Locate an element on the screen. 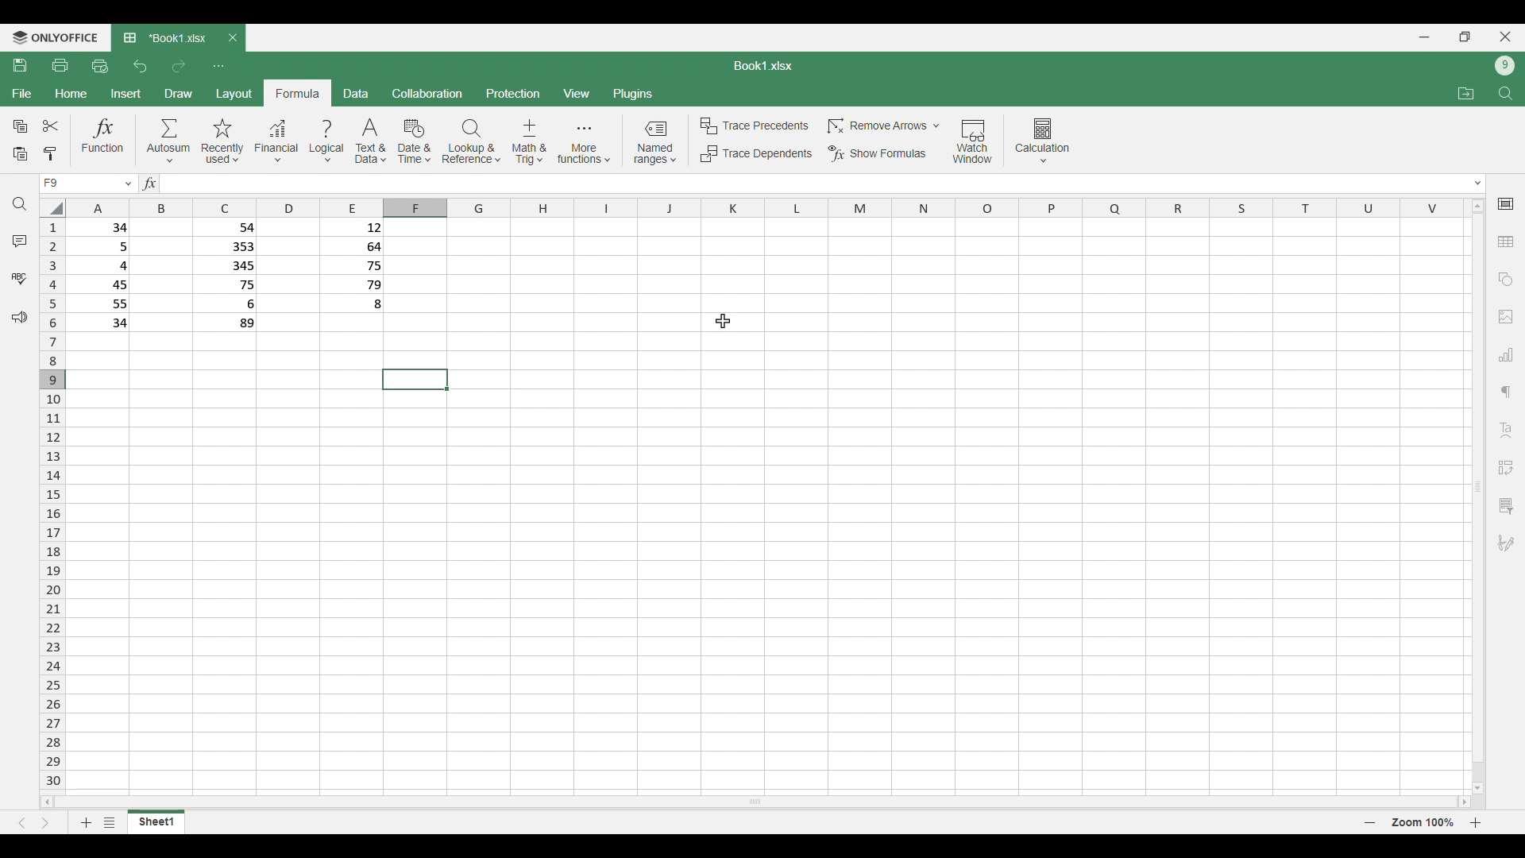  Clone formatting is located at coordinates (49, 155).